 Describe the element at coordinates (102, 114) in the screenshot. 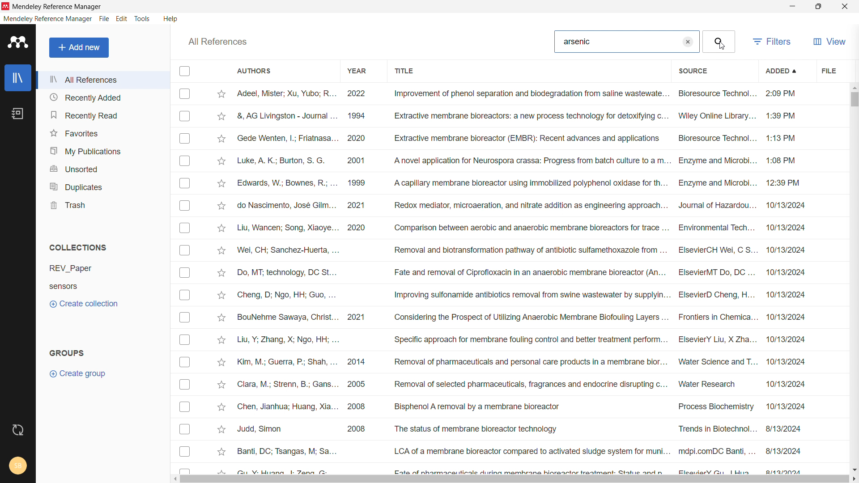

I see `recently read` at that location.